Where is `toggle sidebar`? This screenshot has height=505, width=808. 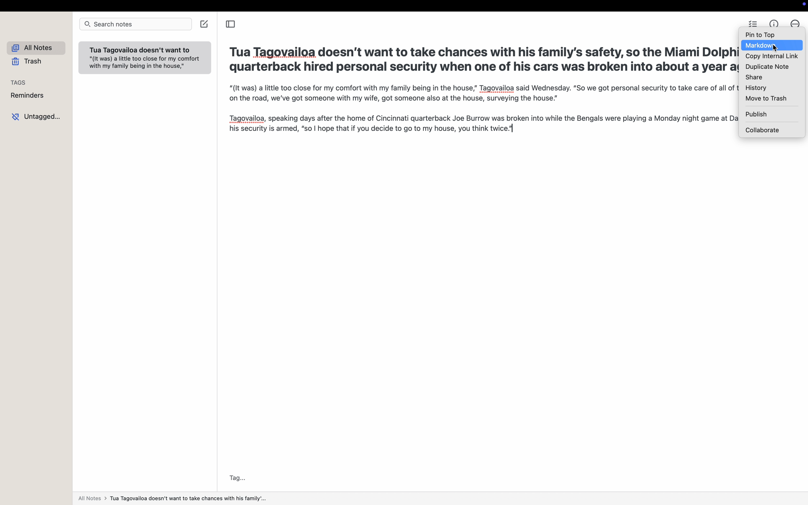 toggle sidebar is located at coordinates (231, 24).